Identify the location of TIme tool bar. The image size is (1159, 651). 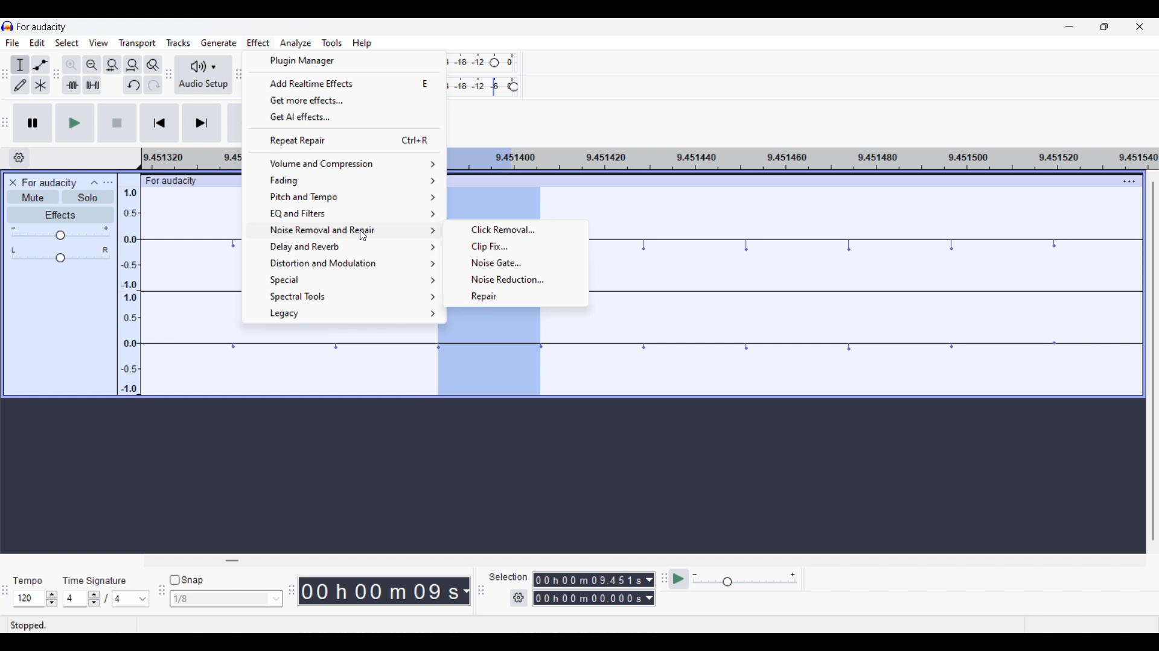
(292, 589).